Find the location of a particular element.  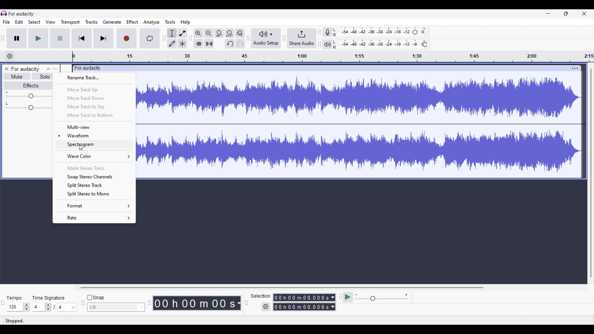

Close track is located at coordinates (6, 69).